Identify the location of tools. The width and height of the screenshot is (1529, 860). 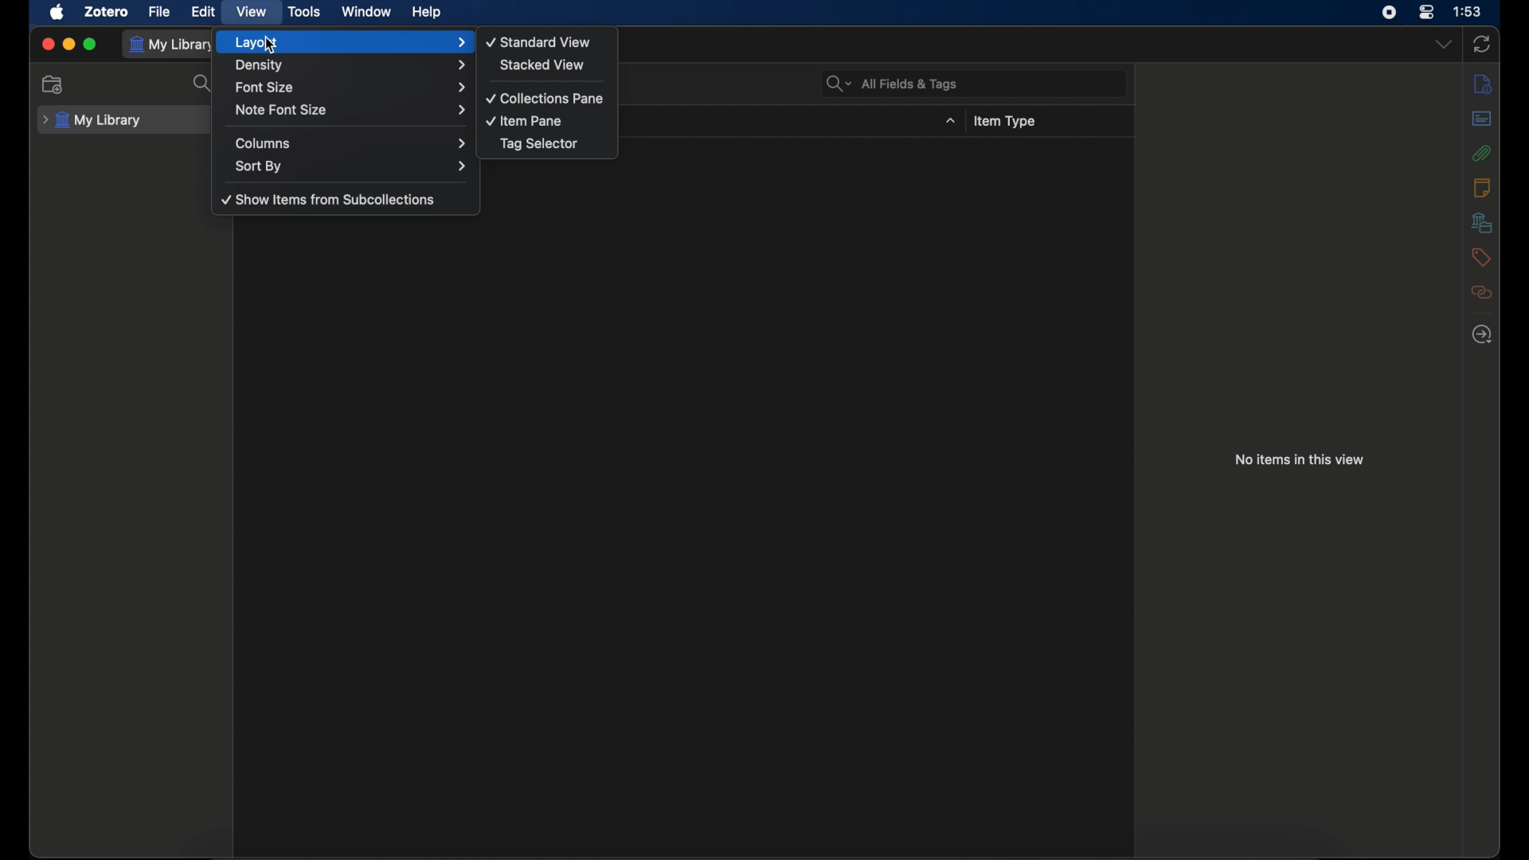
(305, 12).